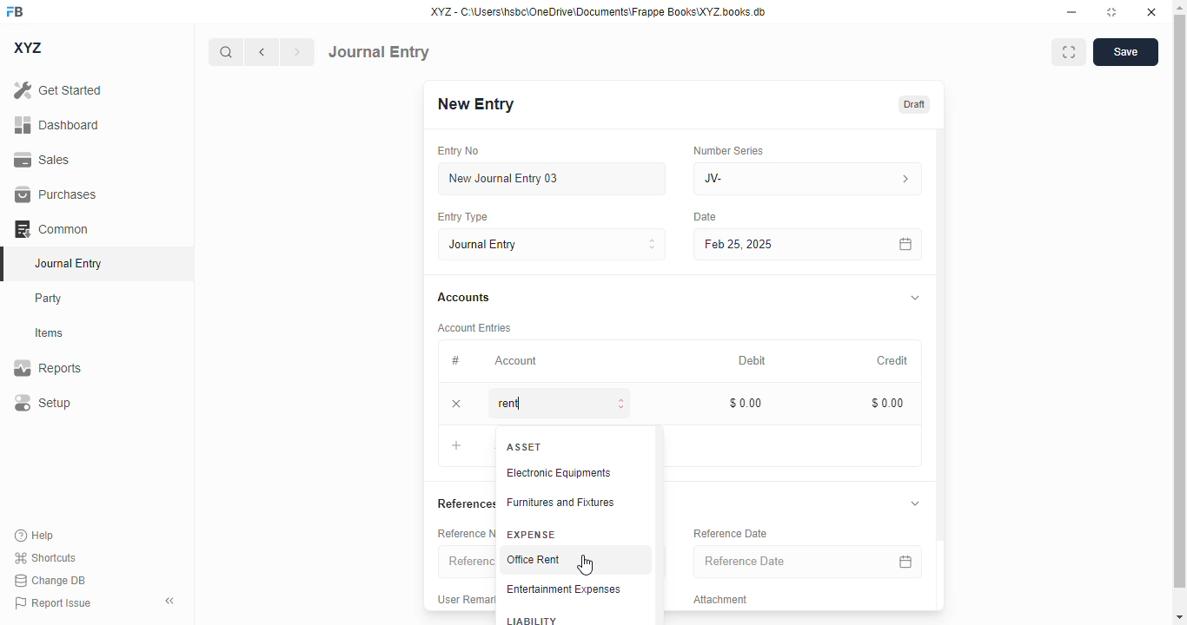  I want to click on remove, so click(457, 404).